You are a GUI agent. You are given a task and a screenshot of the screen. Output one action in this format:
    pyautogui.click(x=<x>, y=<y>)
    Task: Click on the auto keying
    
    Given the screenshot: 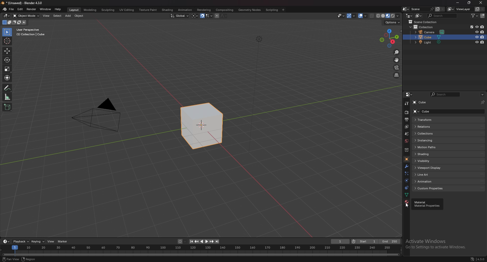 What is the action you would take?
    pyautogui.click(x=182, y=242)
    